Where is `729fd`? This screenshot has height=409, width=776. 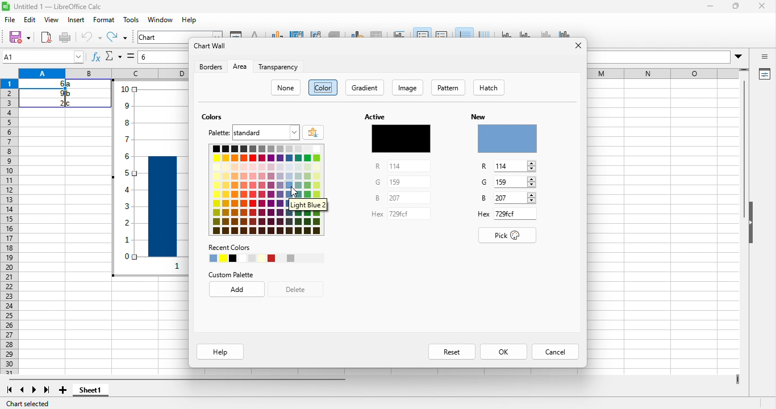
729fd is located at coordinates (516, 214).